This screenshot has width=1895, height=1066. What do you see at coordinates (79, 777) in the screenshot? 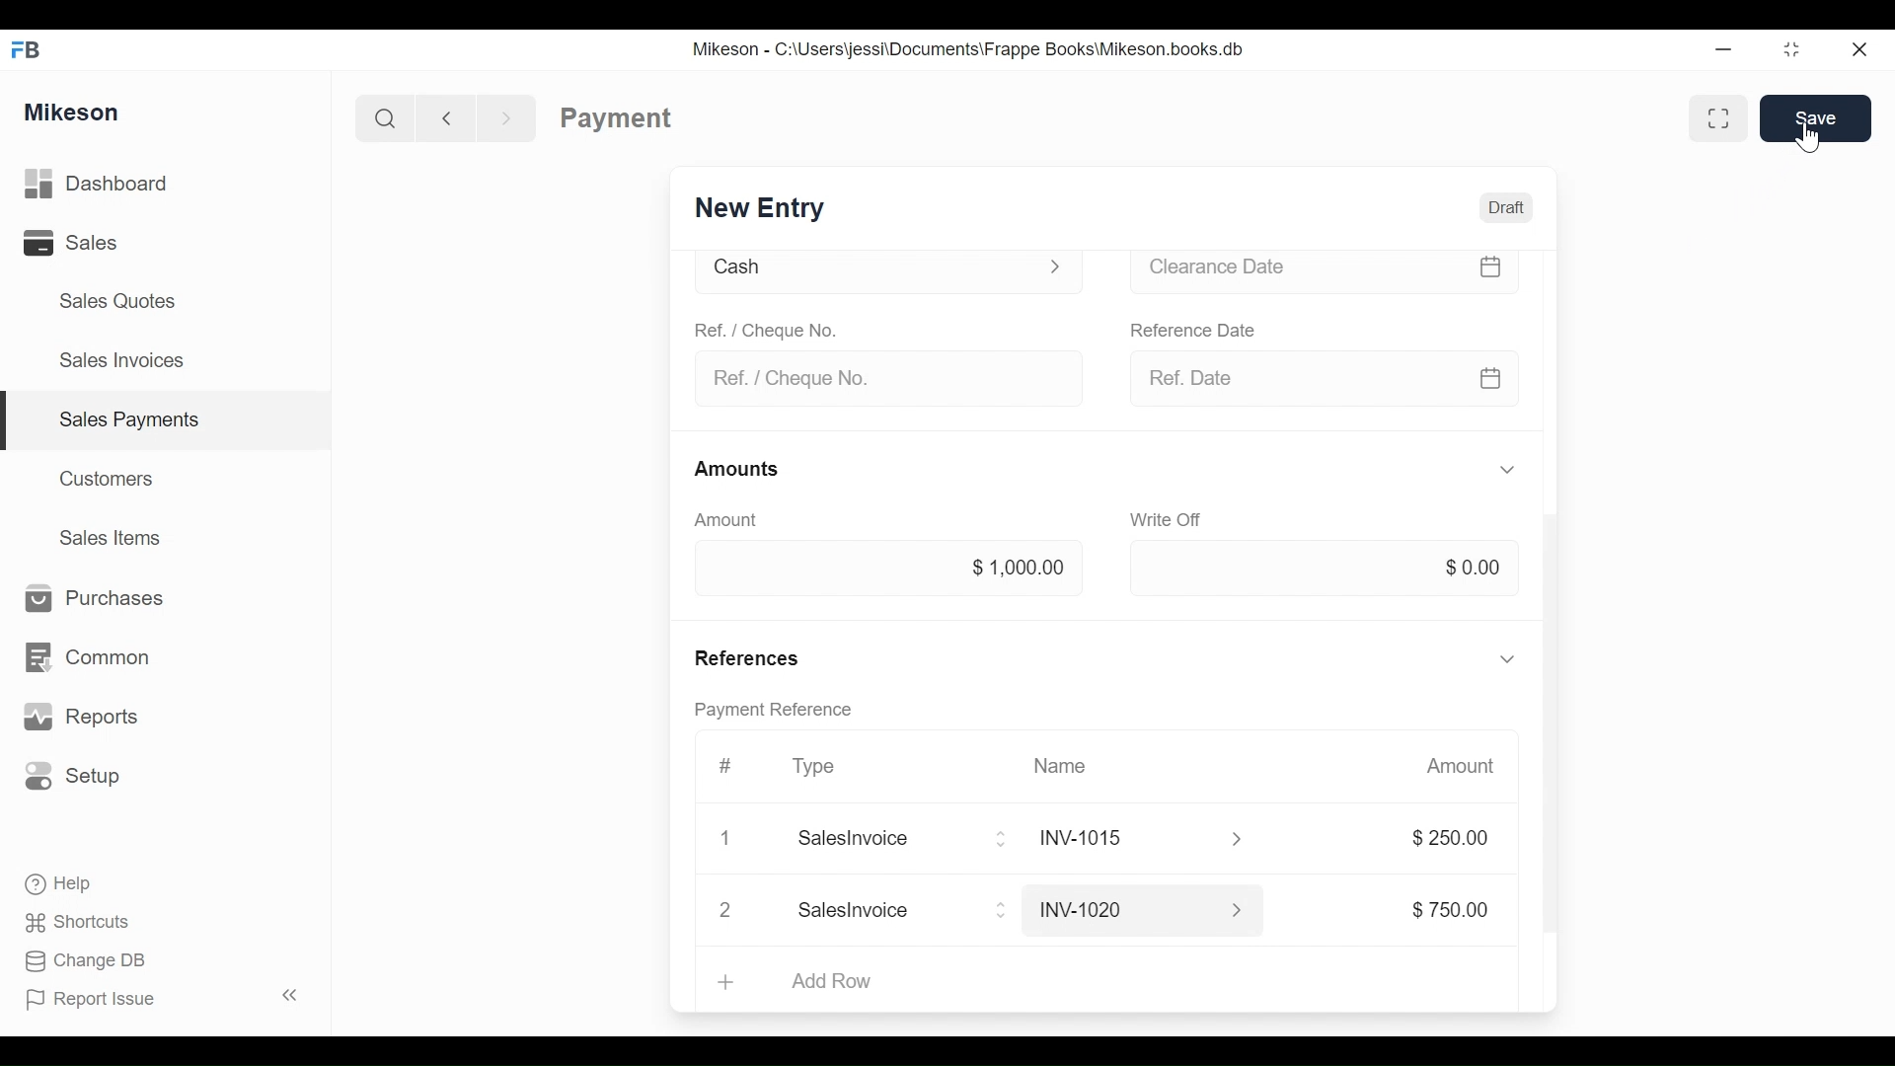
I see `Setup` at bounding box center [79, 777].